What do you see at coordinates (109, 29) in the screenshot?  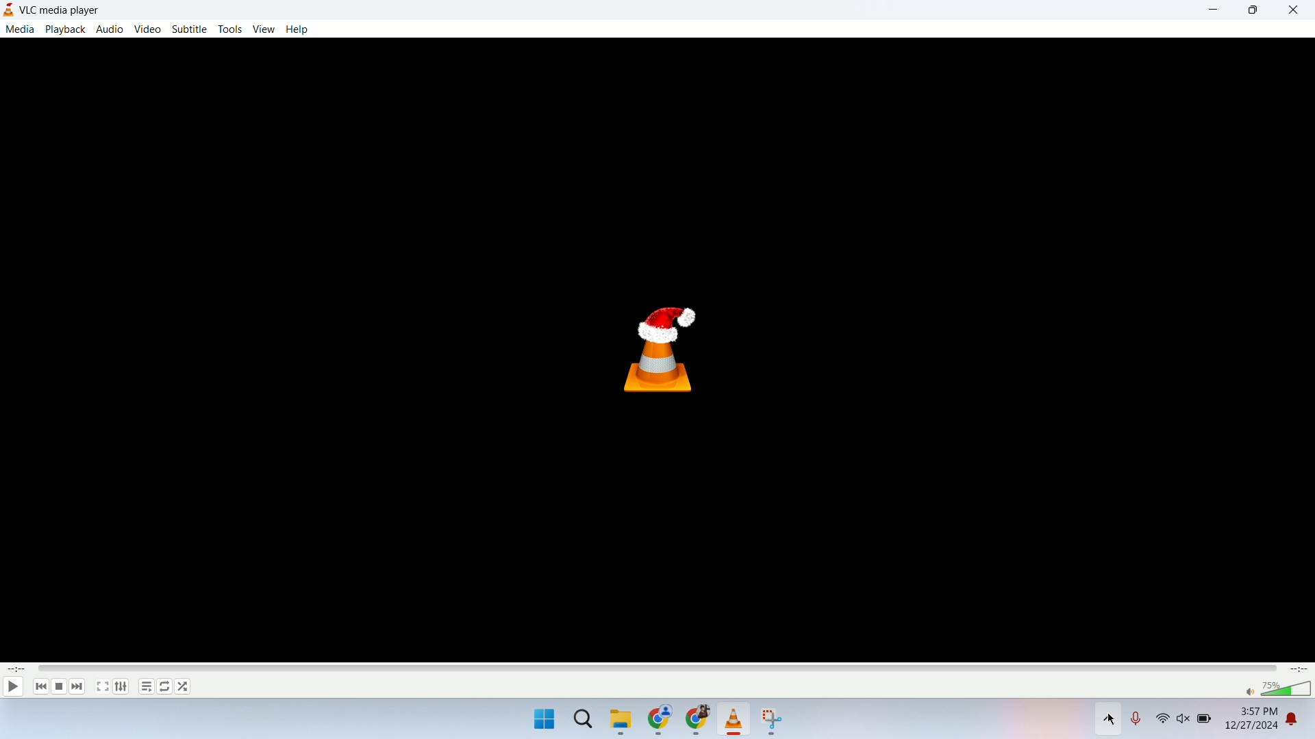 I see `audio` at bounding box center [109, 29].